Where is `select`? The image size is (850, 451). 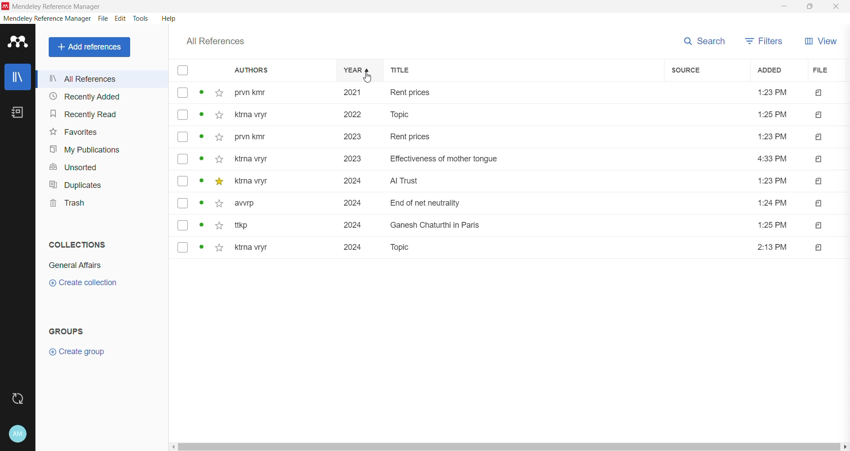 select is located at coordinates (183, 93).